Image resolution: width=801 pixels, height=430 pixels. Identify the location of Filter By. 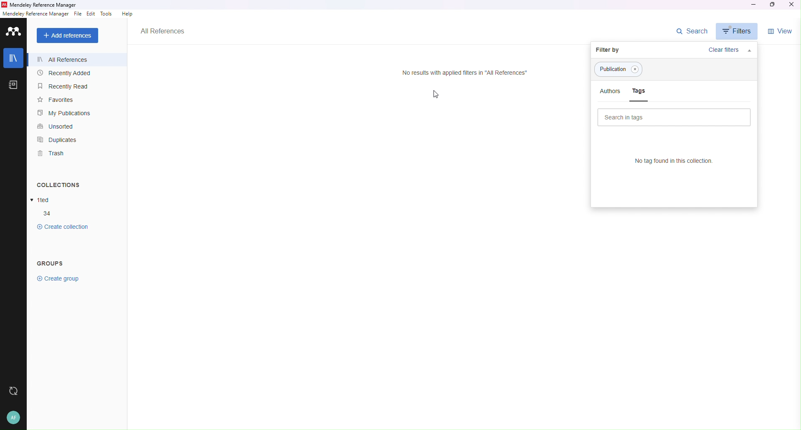
(618, 49).